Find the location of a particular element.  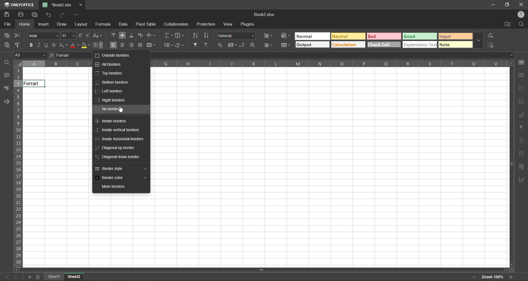

Selected Cell is located at coordinates (56, 104).